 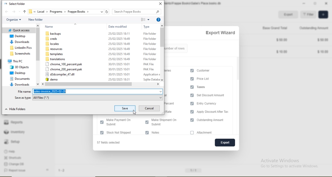 What do you see at coordinates (119, 79) in the screenshot?
I see `28/02/2025 18:31` at bounding box center [119, 79].